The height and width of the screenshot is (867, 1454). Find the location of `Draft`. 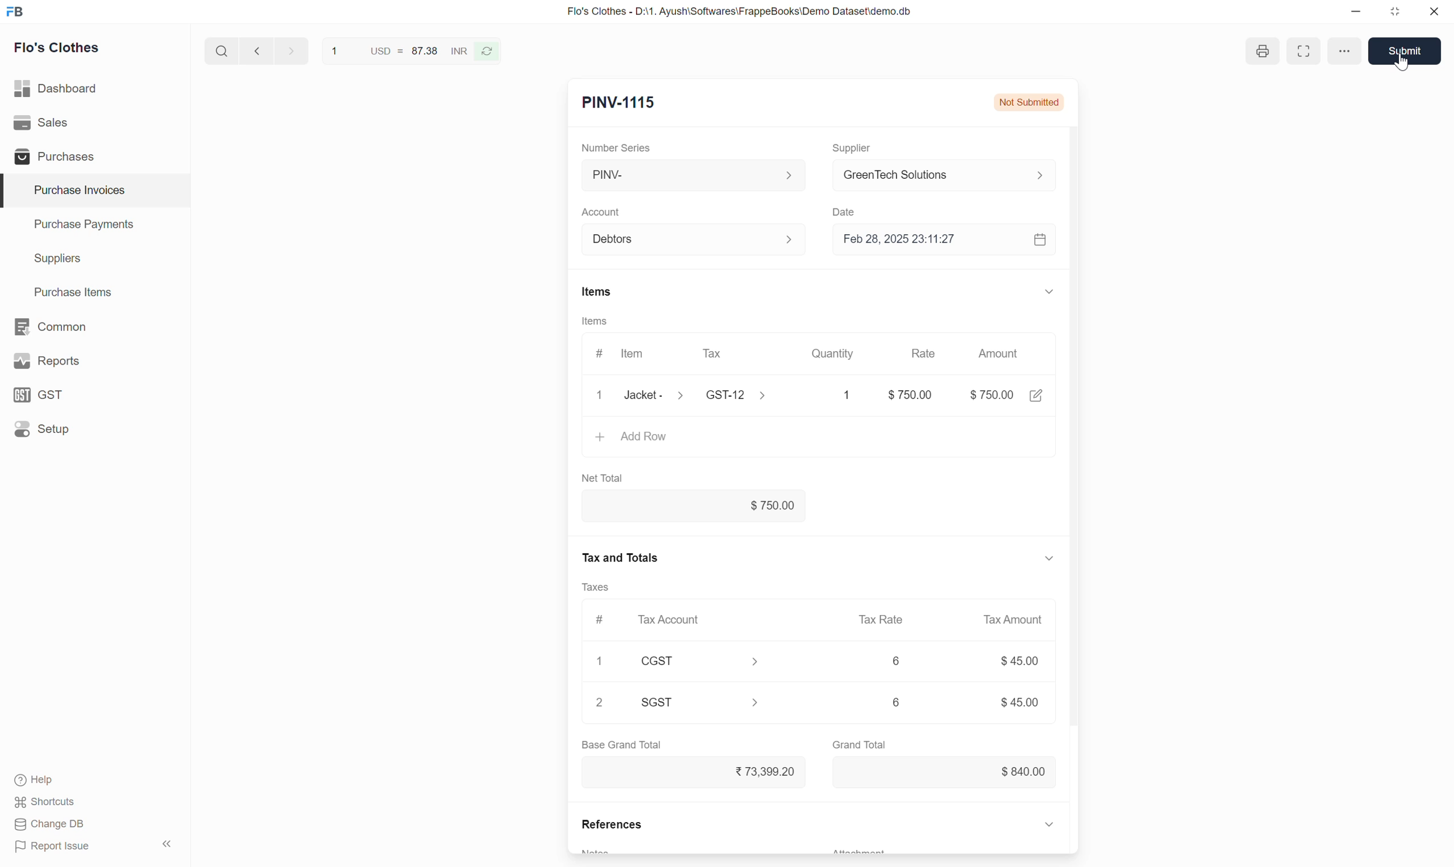

Draft is located at coordinates (1049, 102).